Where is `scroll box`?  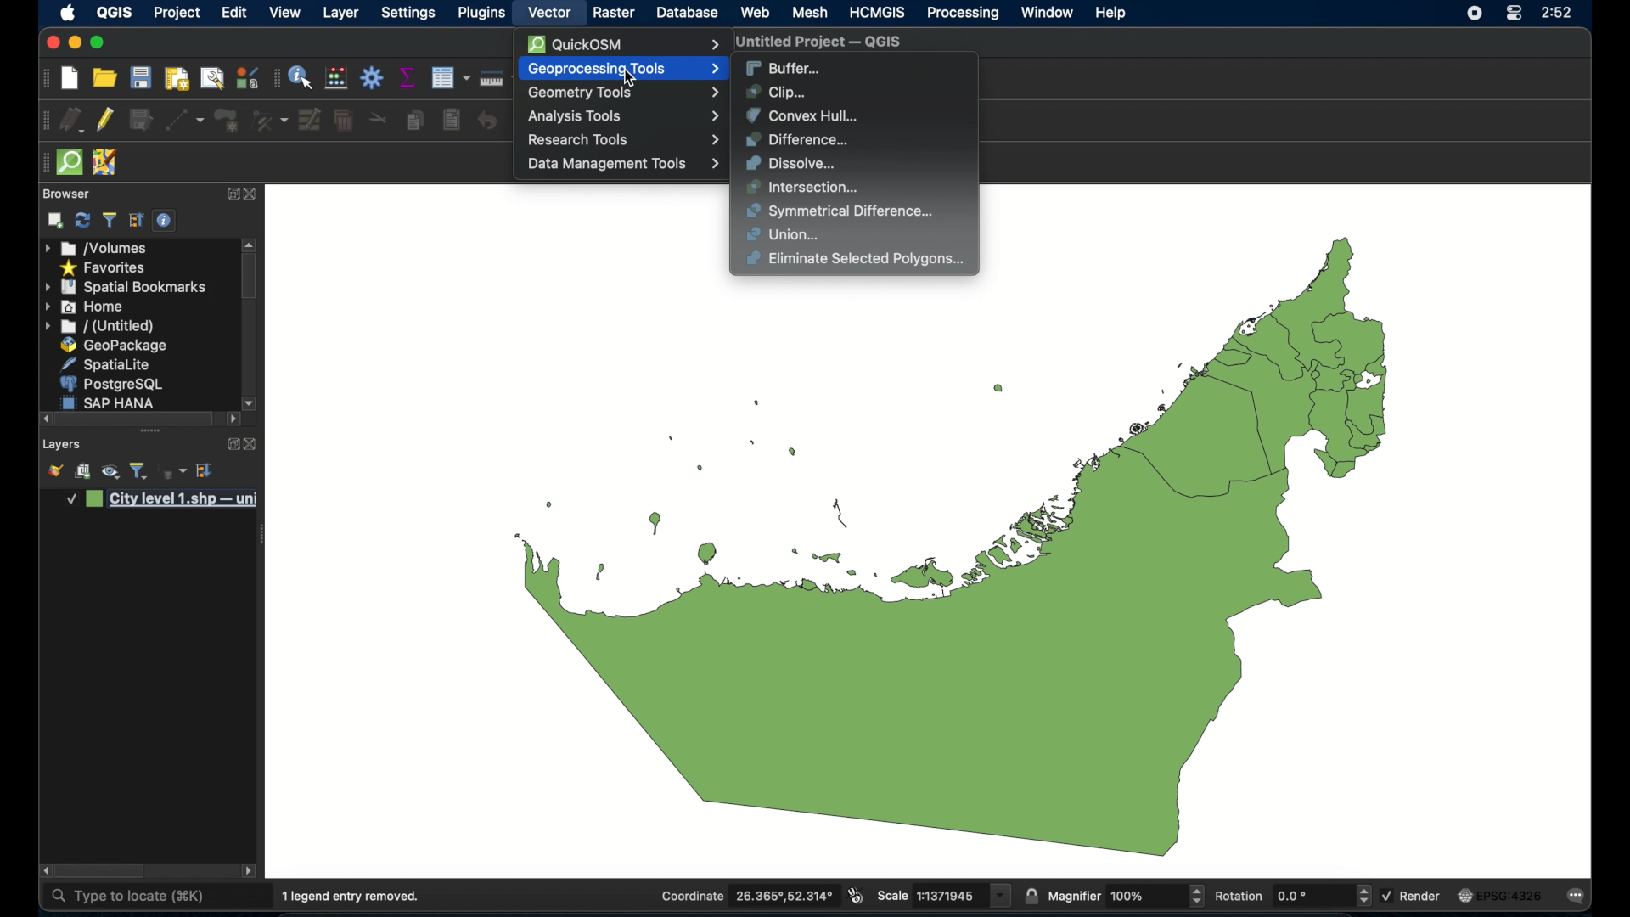 scroll box is located at coordinates (138, 419).